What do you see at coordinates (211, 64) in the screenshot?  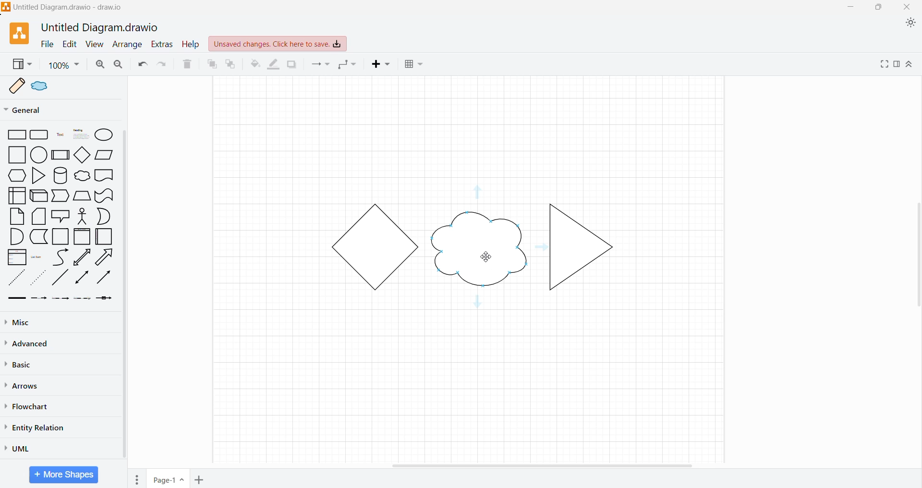 I see `To Front` at bounding box center [211, 64].